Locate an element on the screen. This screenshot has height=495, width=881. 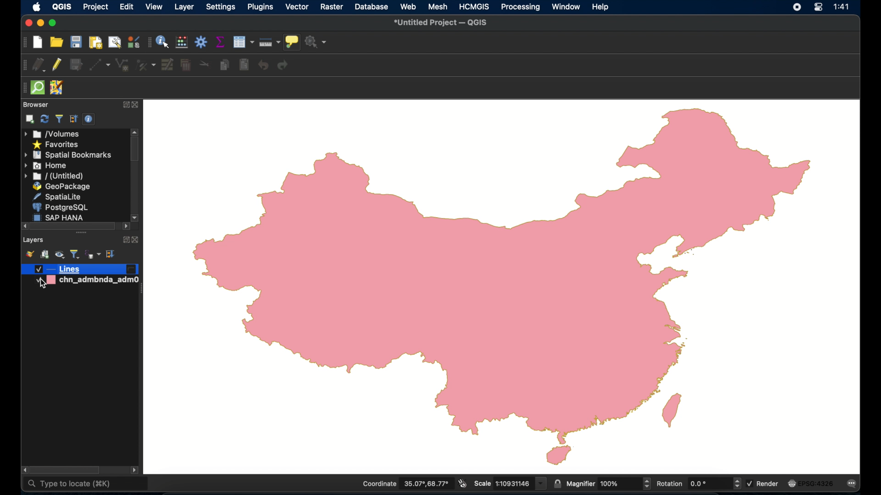
scroll box is located at coordinates (65, 469).